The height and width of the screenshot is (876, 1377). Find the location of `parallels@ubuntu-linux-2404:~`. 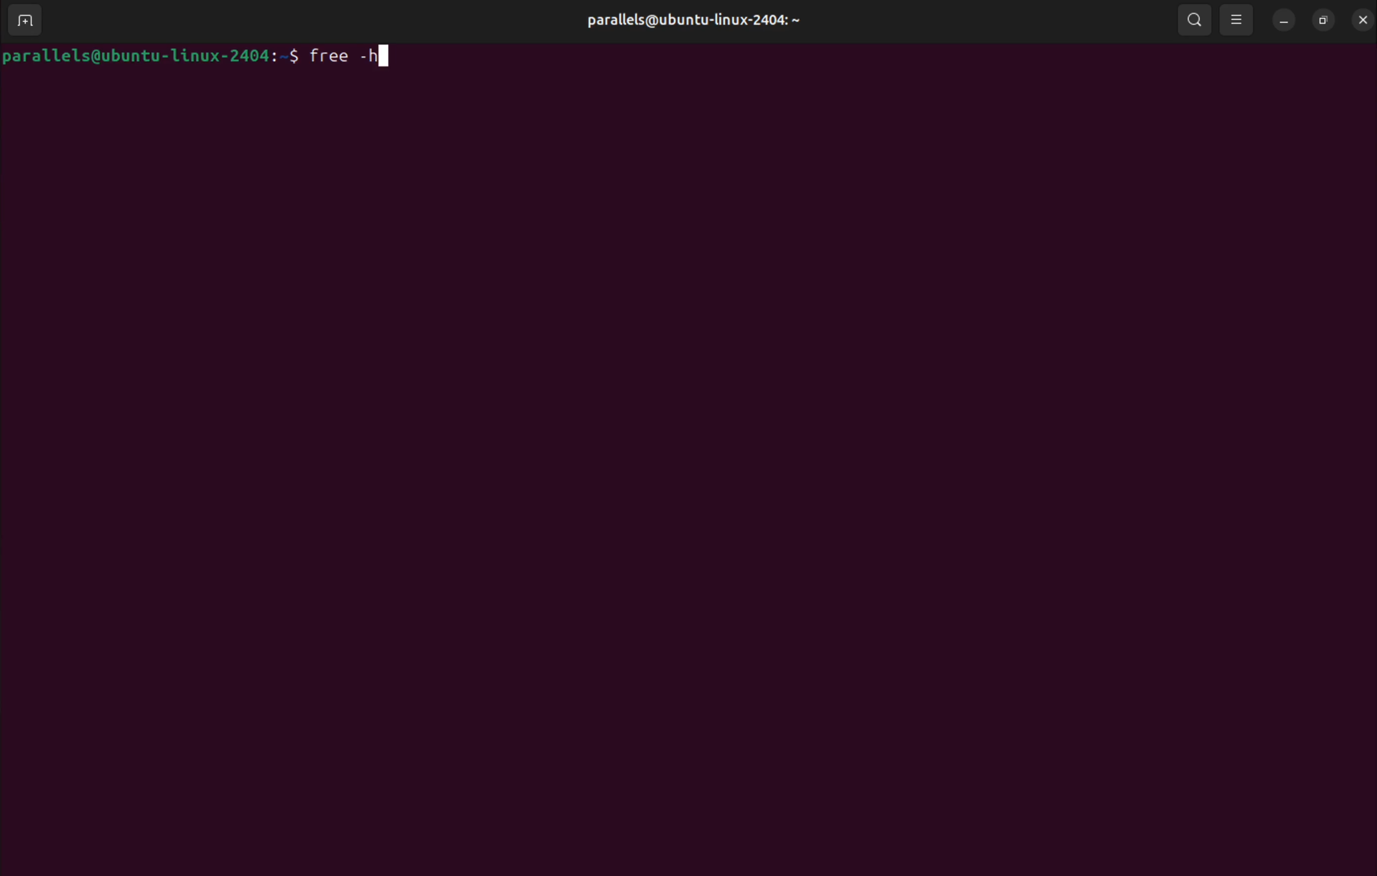

parallels@ubuntu-linux-2404:~ is located at coordinates (691, 20).